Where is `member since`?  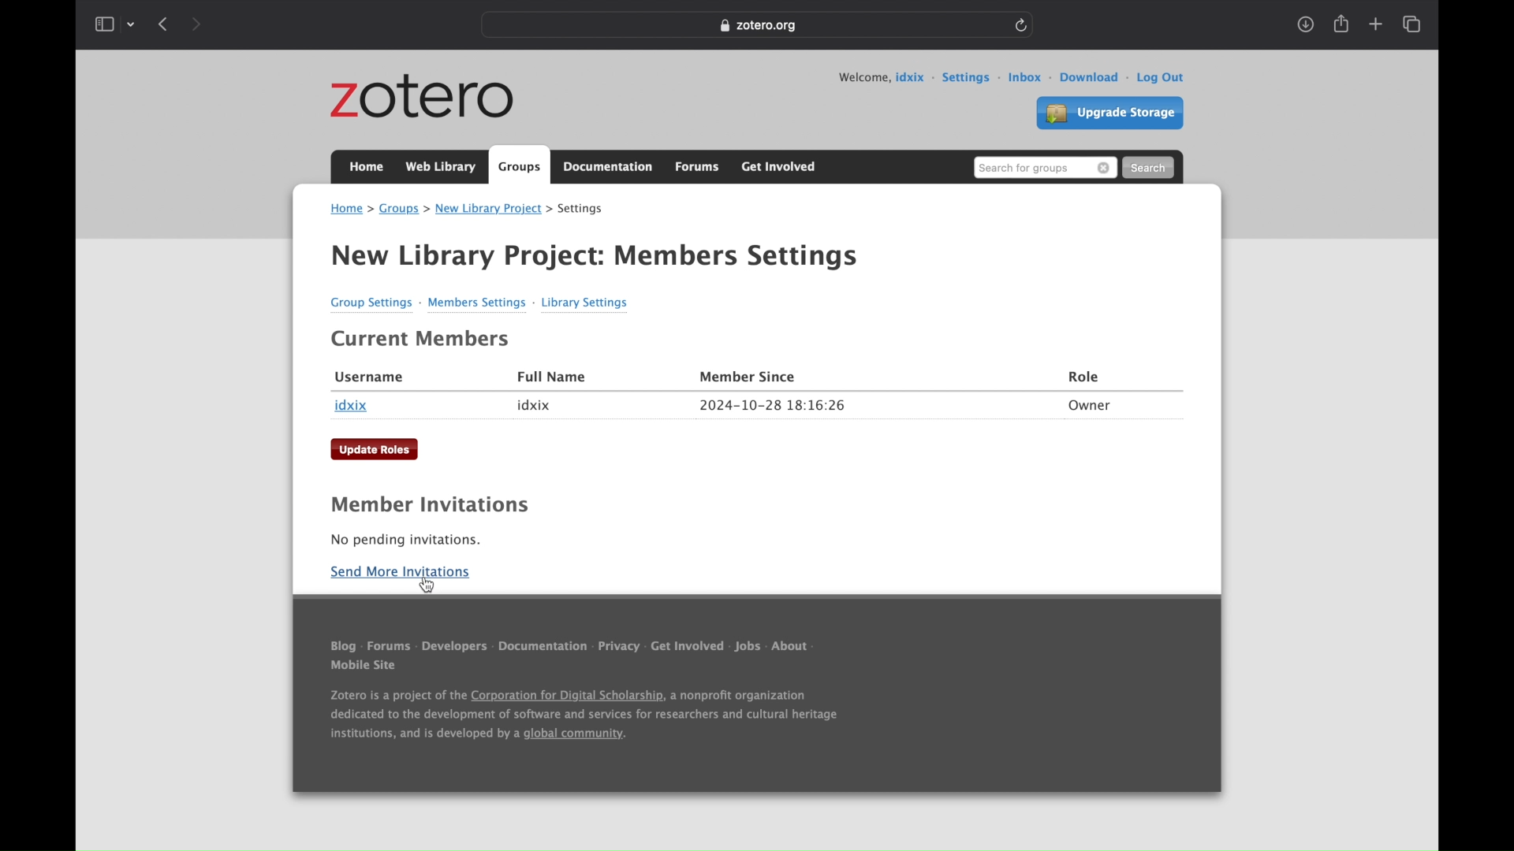
member since is located at coordinates (749, 377).